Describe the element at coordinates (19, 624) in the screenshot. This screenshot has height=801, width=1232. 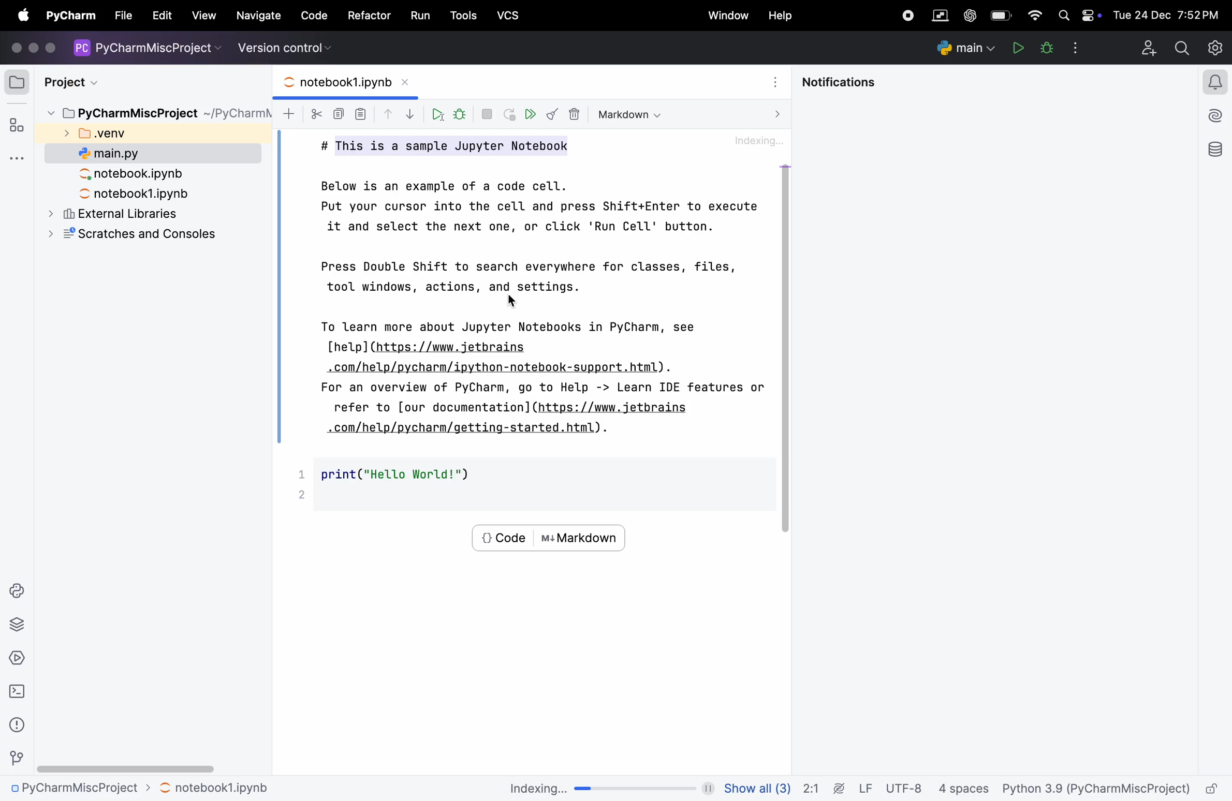
I see `python packages` at that location.